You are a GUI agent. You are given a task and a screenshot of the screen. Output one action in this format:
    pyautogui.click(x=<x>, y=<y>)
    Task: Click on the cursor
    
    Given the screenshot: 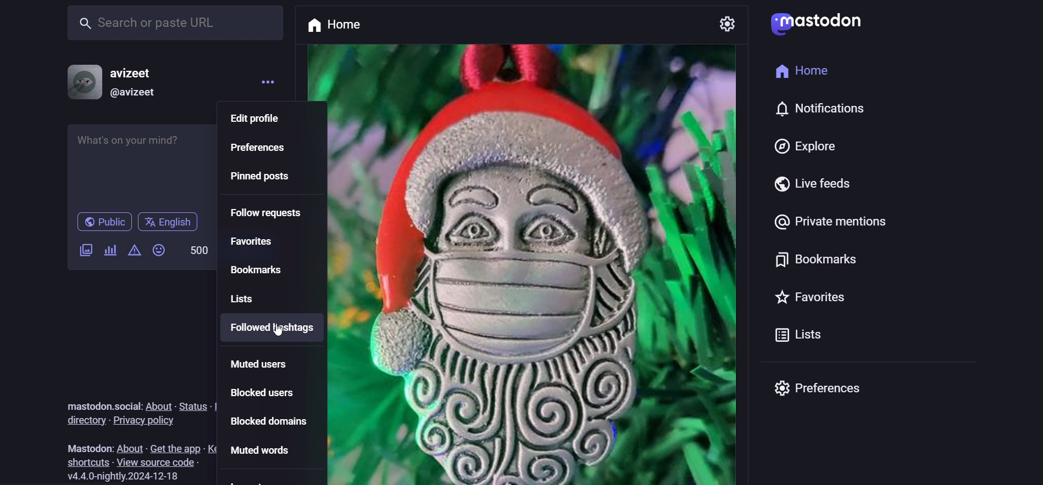 What is the action you would take?
    pyautogui.click(x=282, y=337)
    